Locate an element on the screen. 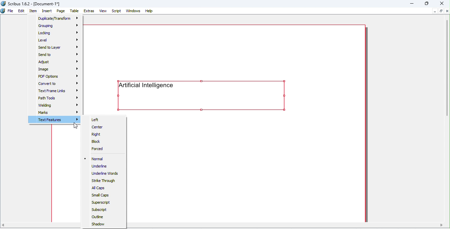 This screenshot has width=450, height=229. Normal is located at coordinates (96, 159).